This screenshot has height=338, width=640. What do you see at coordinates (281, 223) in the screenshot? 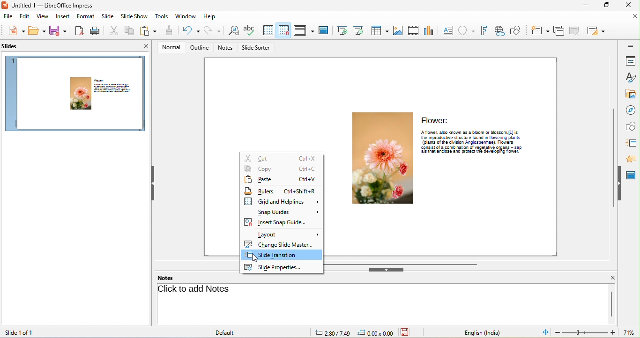
I see `insert snap guide` at bounding box center [281, 223].